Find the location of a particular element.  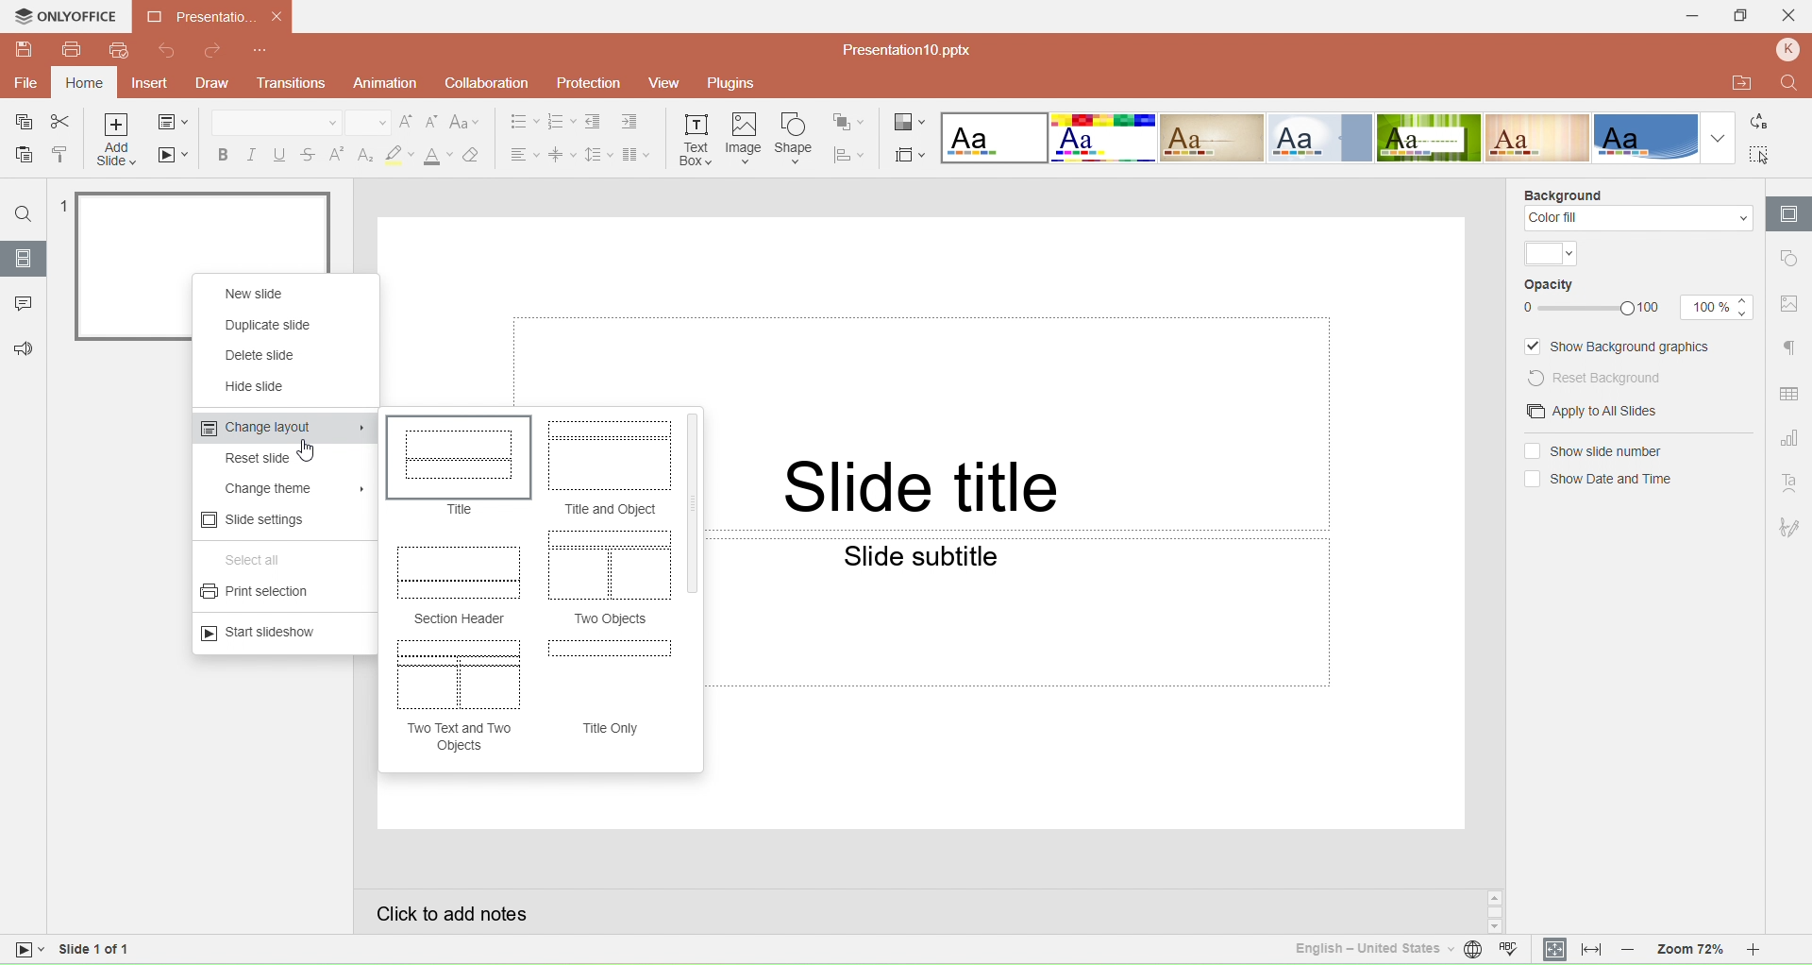

Fit to slide is located at coordinates (1554, 949).